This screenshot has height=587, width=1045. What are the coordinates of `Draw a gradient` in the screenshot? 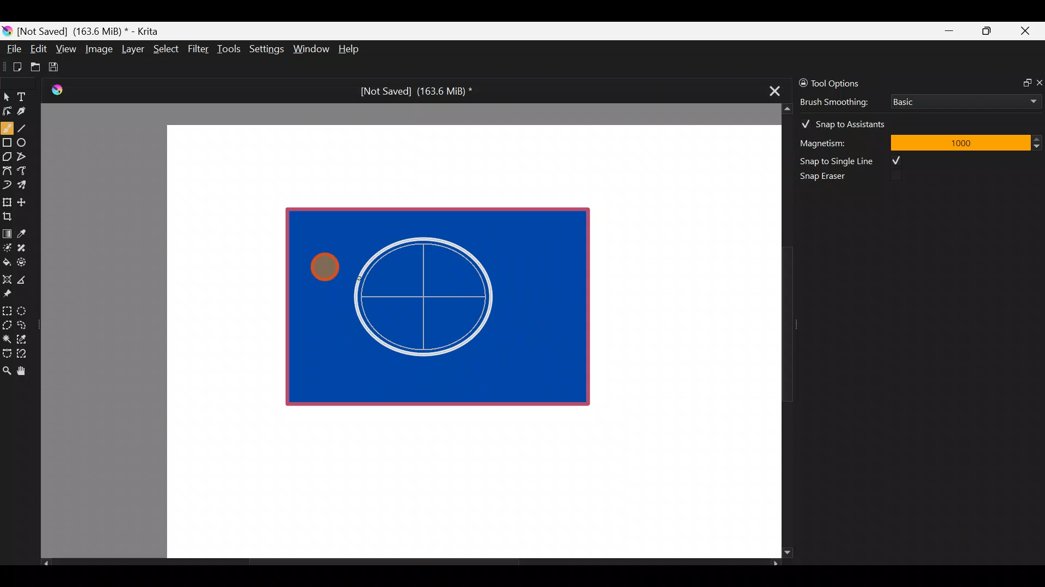 It's located at (7, 230).